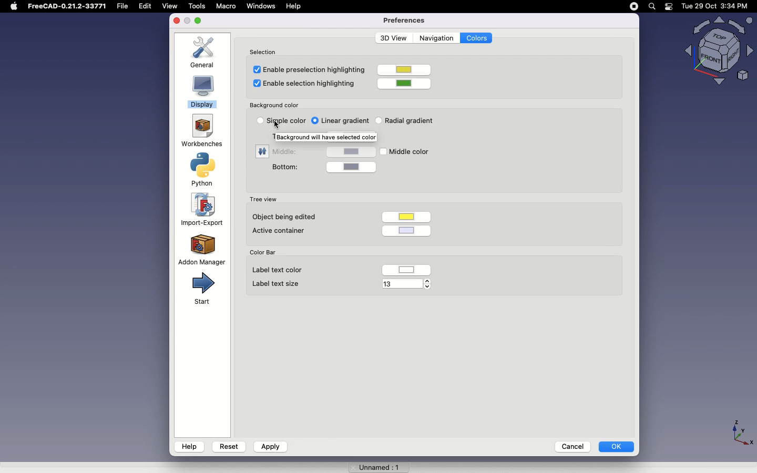 The image size is (757, 473). I want to click on axis - X,Y,Z, so click(741, 431).